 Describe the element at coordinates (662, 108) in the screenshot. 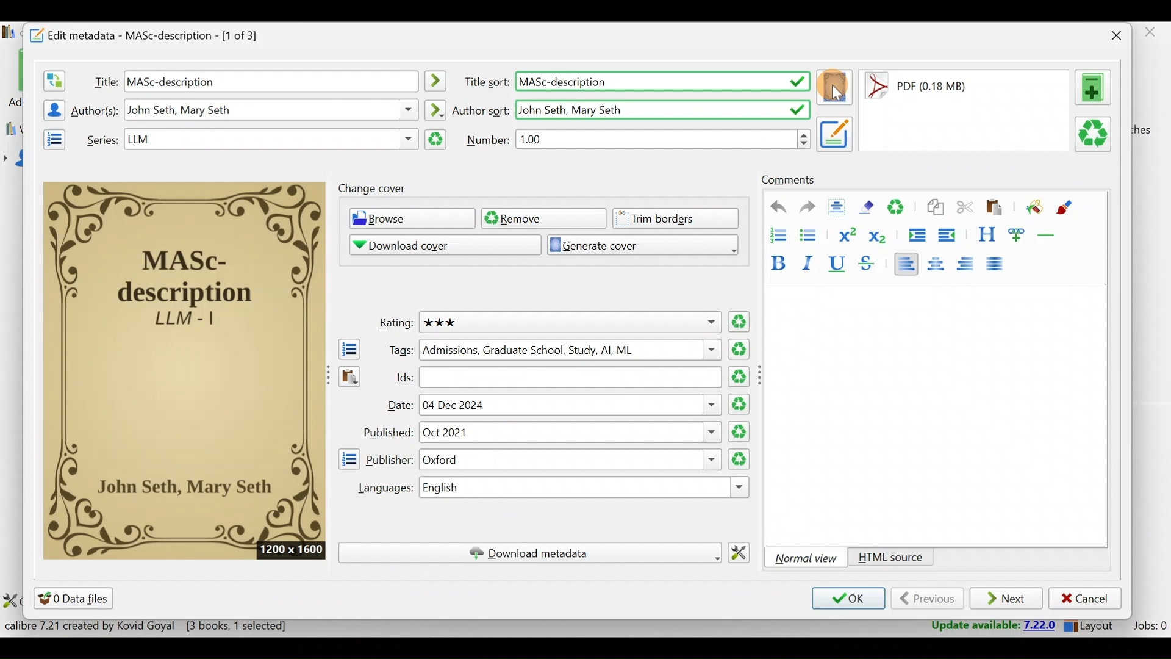

I see `` at that location.